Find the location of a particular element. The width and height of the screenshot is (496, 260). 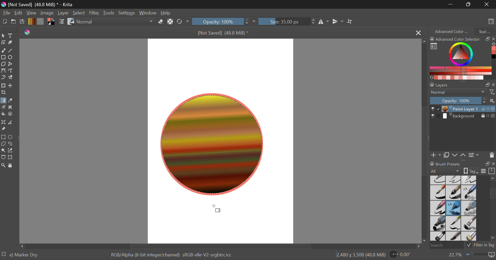

Restore Down is located at coordinates (452, 4).